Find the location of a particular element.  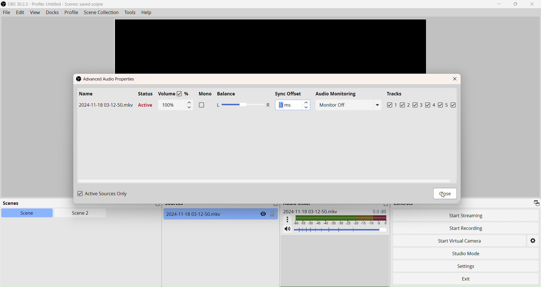

2024-11-18 03-12-50.mkv is located at coordinates (311, 211).